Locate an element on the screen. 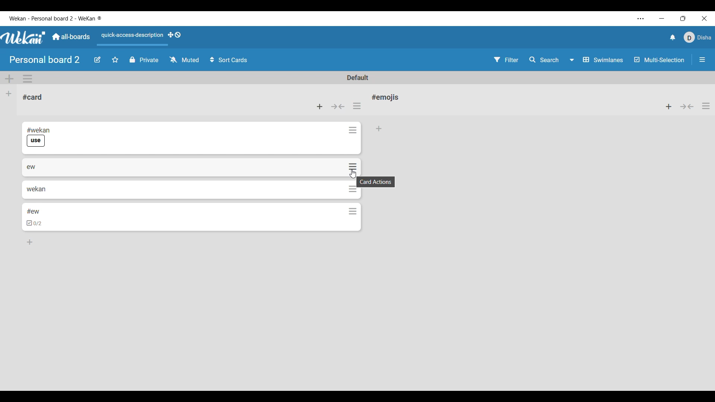  Card actions for respective card is located at coordinates (354, 130).